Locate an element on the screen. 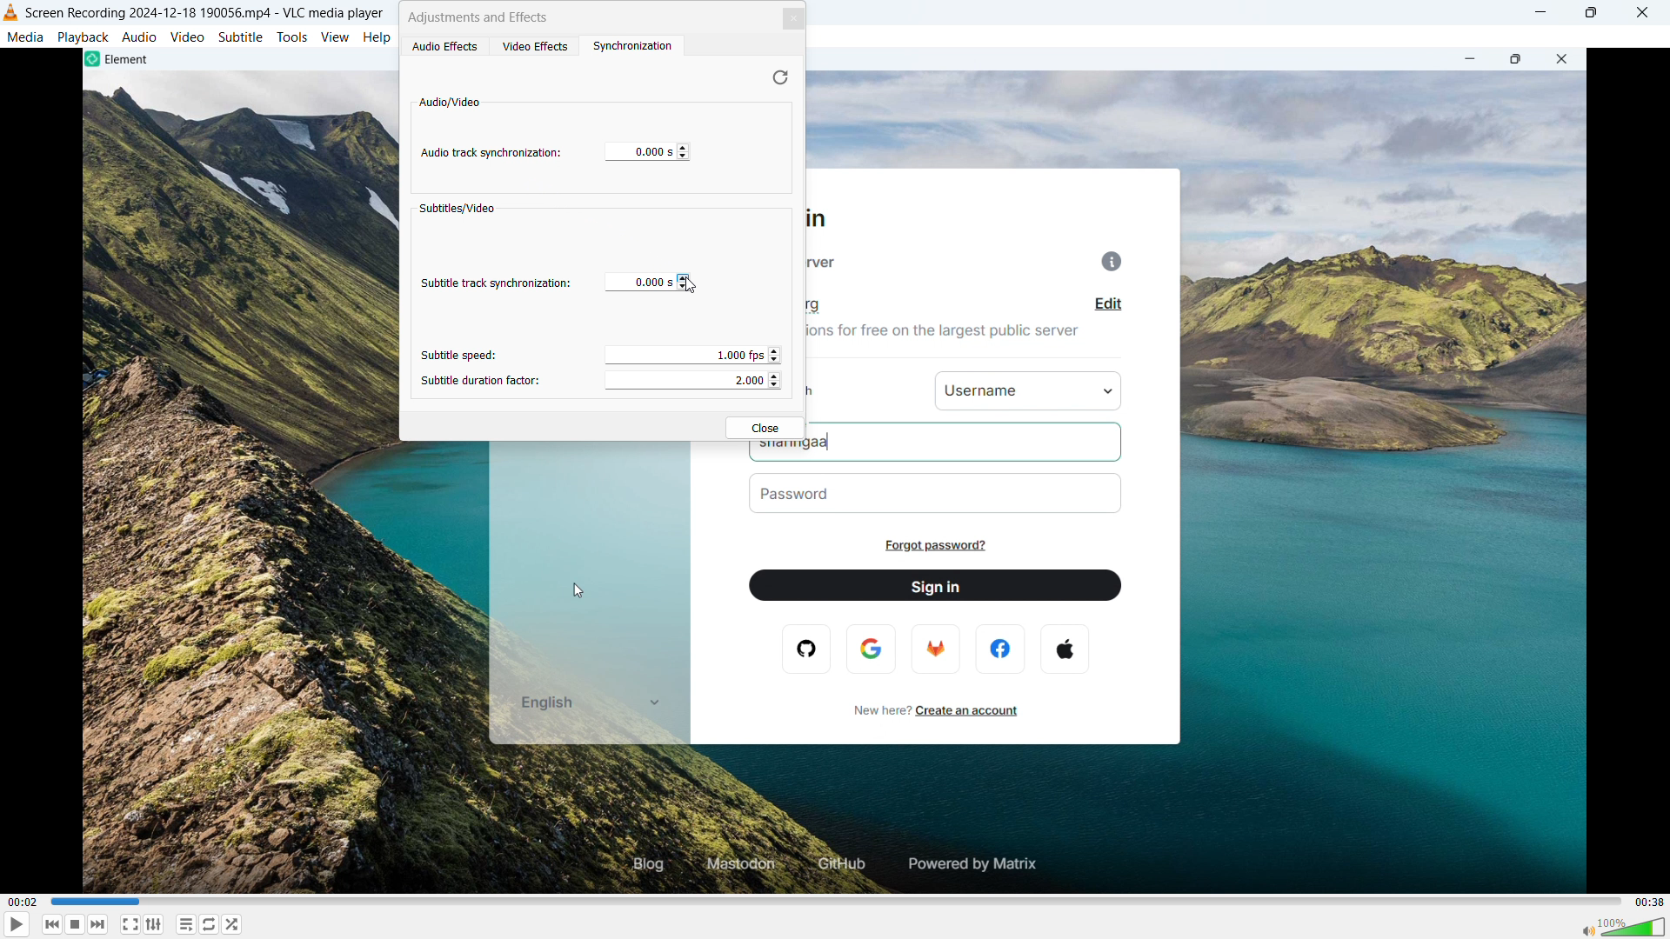  show advanced settings is located at coordinates (156, 924).